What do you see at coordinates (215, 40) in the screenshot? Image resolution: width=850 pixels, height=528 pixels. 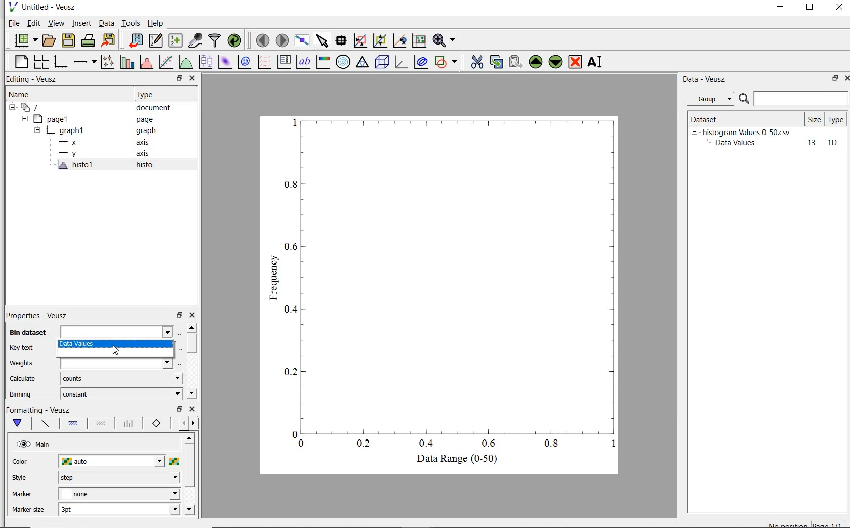 I see `filter data` at bounding box center [215, 40].